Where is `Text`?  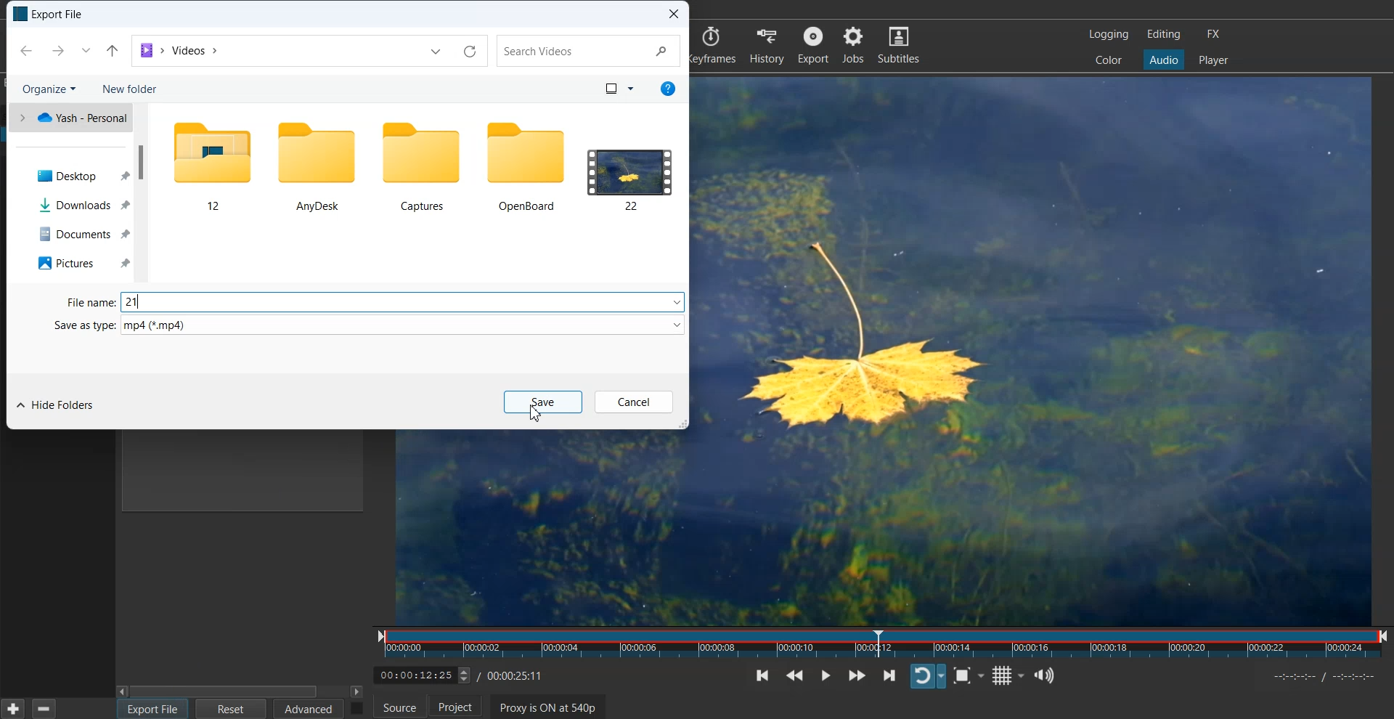
Text is located at coordinates (402, 300).